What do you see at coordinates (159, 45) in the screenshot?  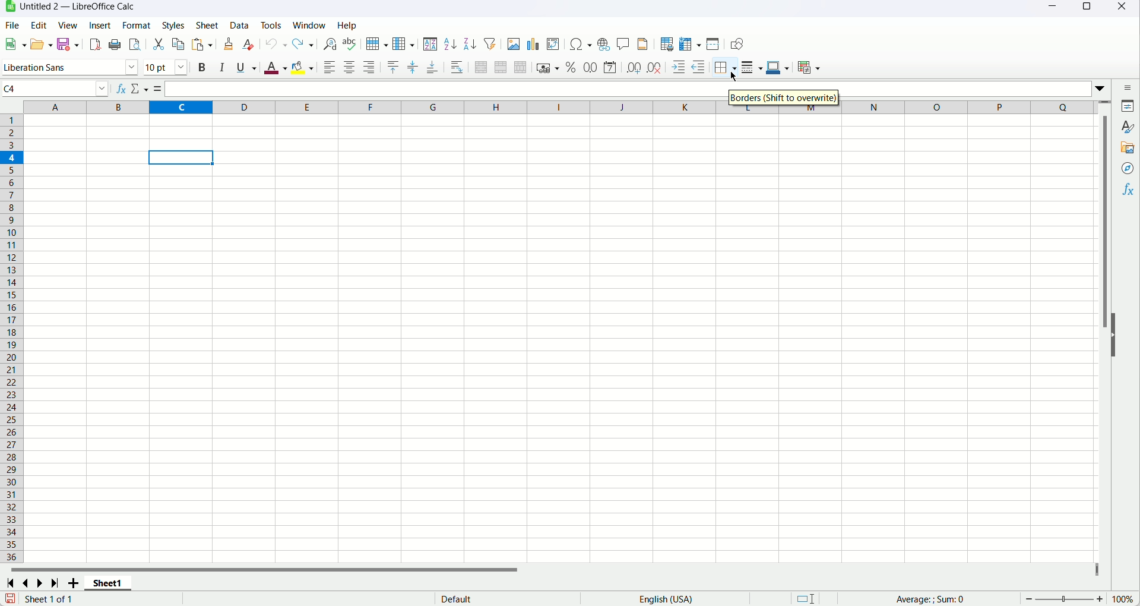 I see `Cut` at bounding box center [159, 45].